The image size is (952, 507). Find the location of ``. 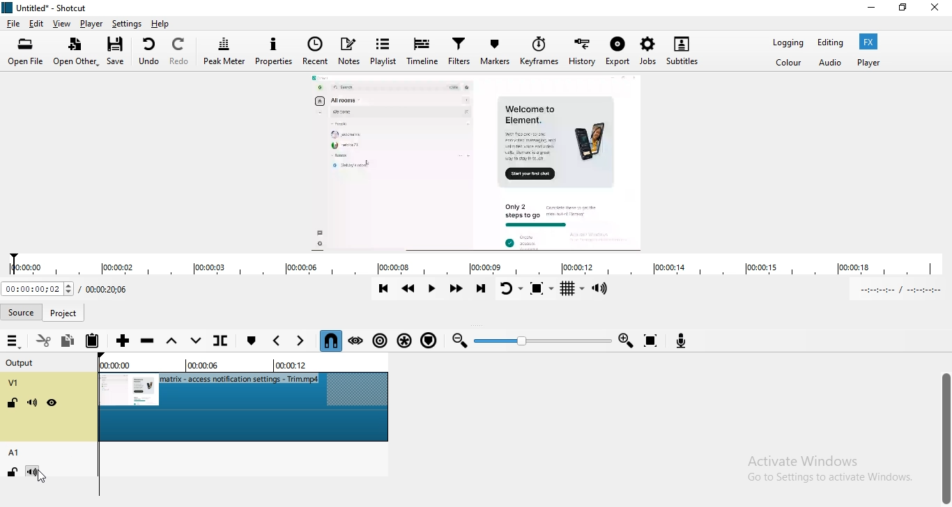

 is located at coordinates (36, 471).